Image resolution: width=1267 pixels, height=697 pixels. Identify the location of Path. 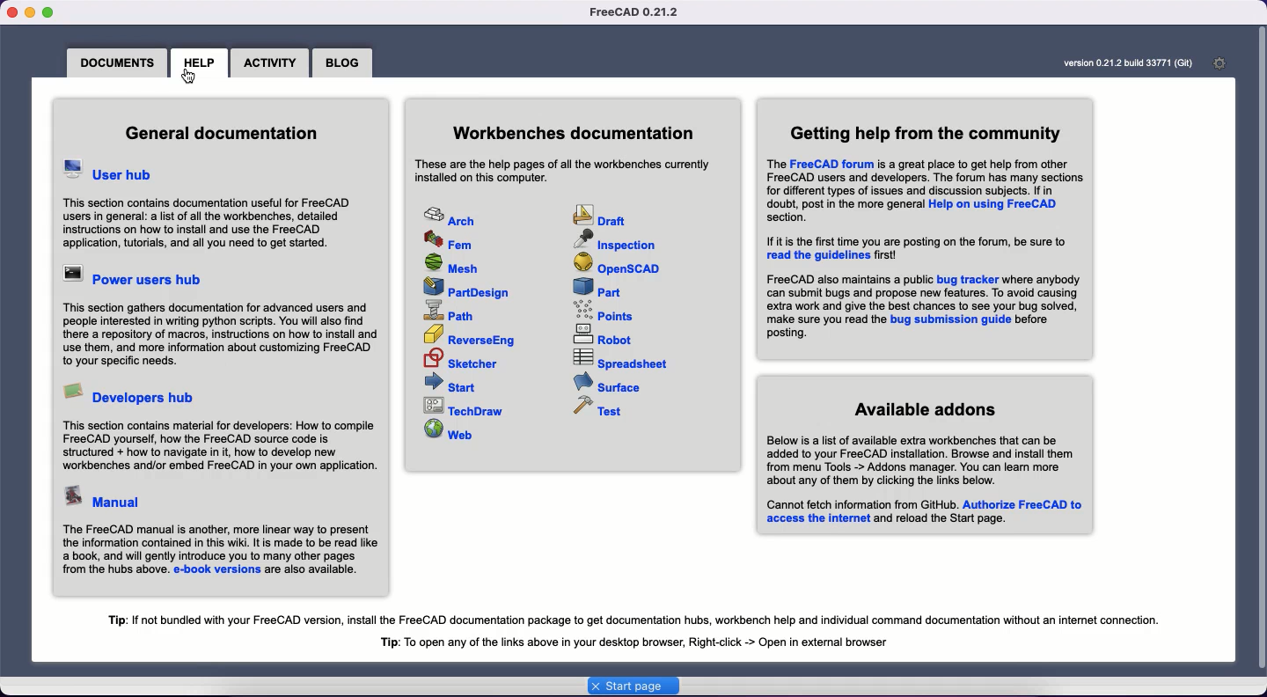
(453, 310).